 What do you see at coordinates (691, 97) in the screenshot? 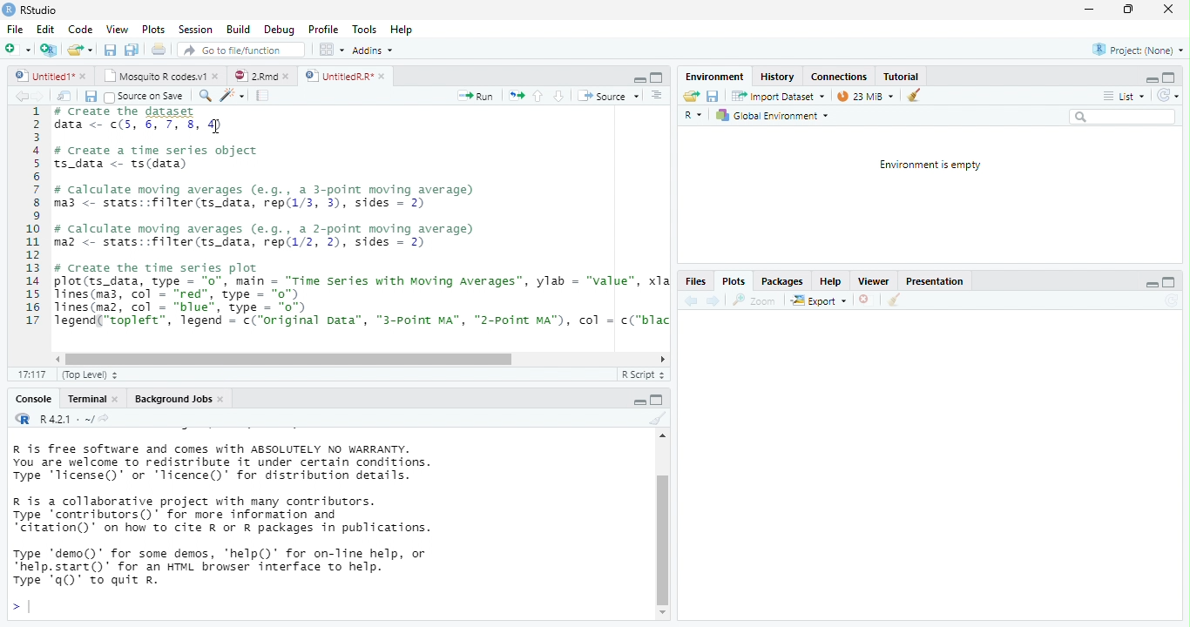
I see `Load workspace` at bounding box center [691, 97].